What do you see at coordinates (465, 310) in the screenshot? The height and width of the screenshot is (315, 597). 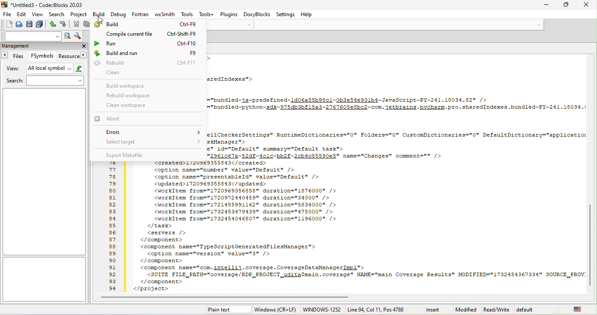 I see `modified` at bounding box center [465, 310].